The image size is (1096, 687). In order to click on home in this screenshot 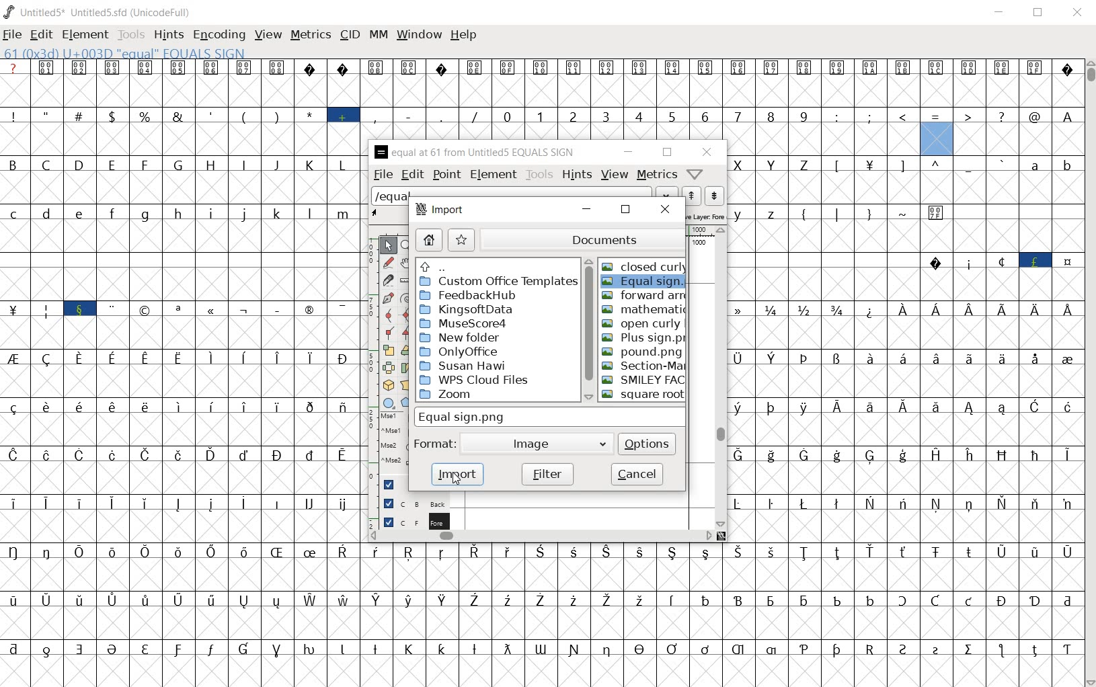, I will do `click(427, 240)`.